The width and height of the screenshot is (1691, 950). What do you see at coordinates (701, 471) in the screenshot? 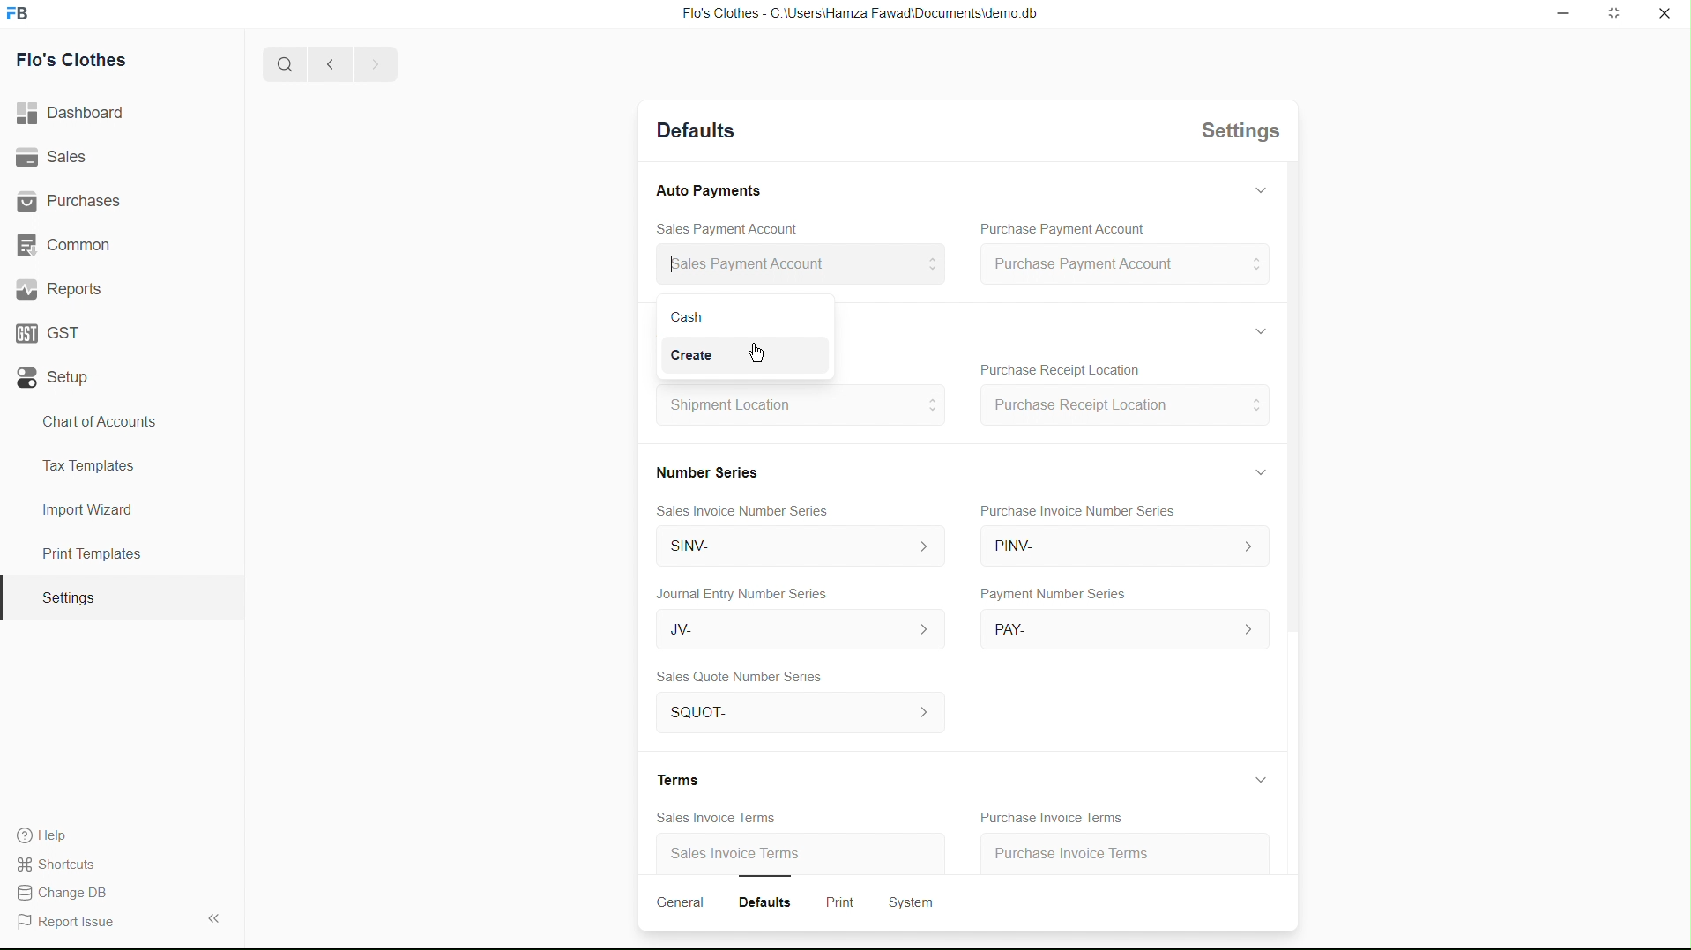
I see `Number Series` at bounding box center [701, 471].